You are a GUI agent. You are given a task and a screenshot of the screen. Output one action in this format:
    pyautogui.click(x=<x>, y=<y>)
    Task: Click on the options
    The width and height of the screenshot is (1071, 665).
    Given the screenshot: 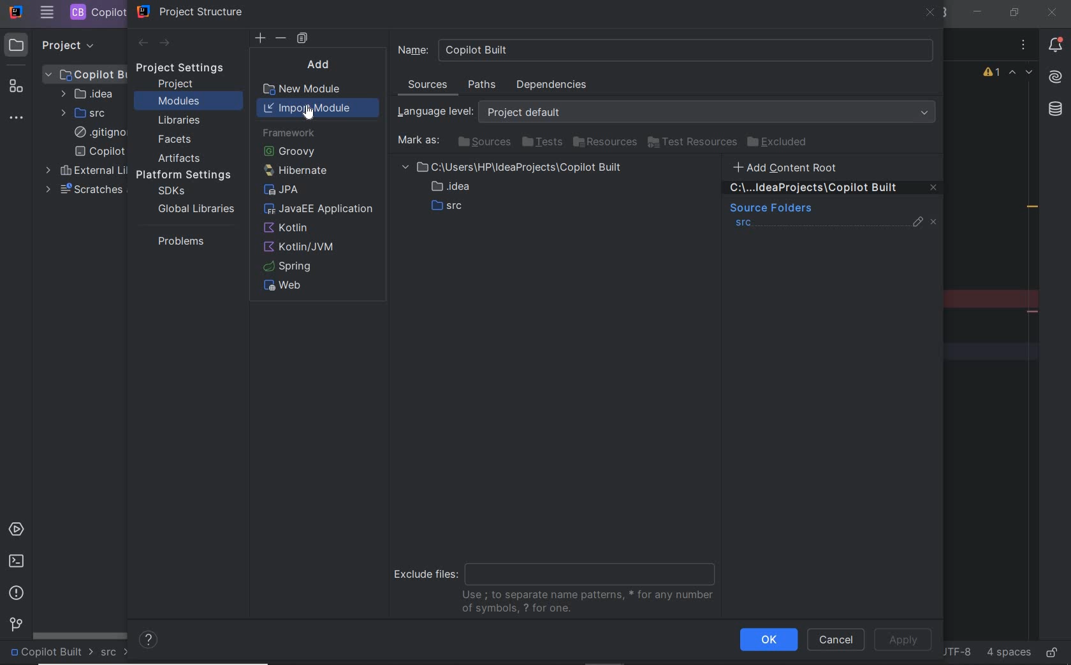 What is the action you would take?
    pyautogui.click(x=1024, y=46)
    